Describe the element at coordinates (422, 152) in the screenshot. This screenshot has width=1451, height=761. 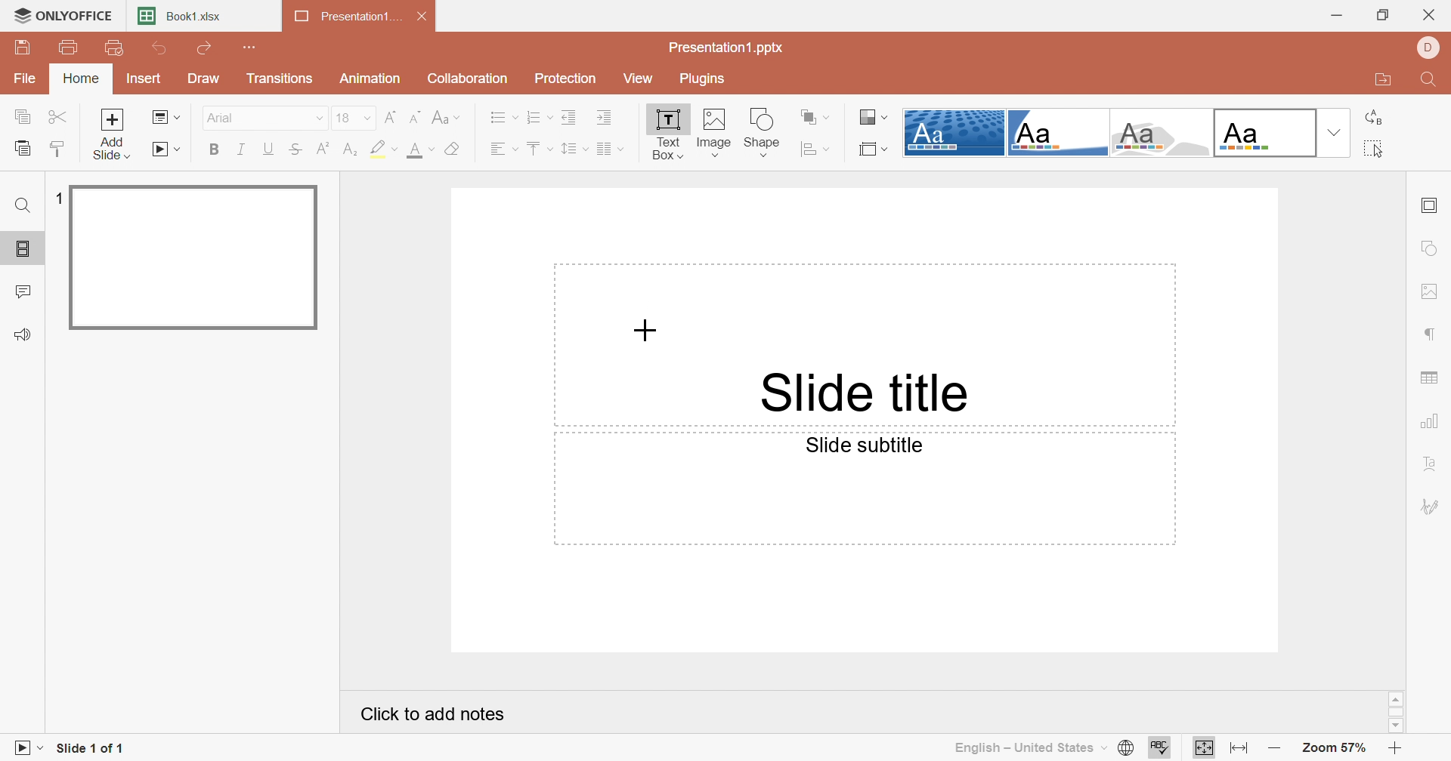
I see `Font color` at that location.